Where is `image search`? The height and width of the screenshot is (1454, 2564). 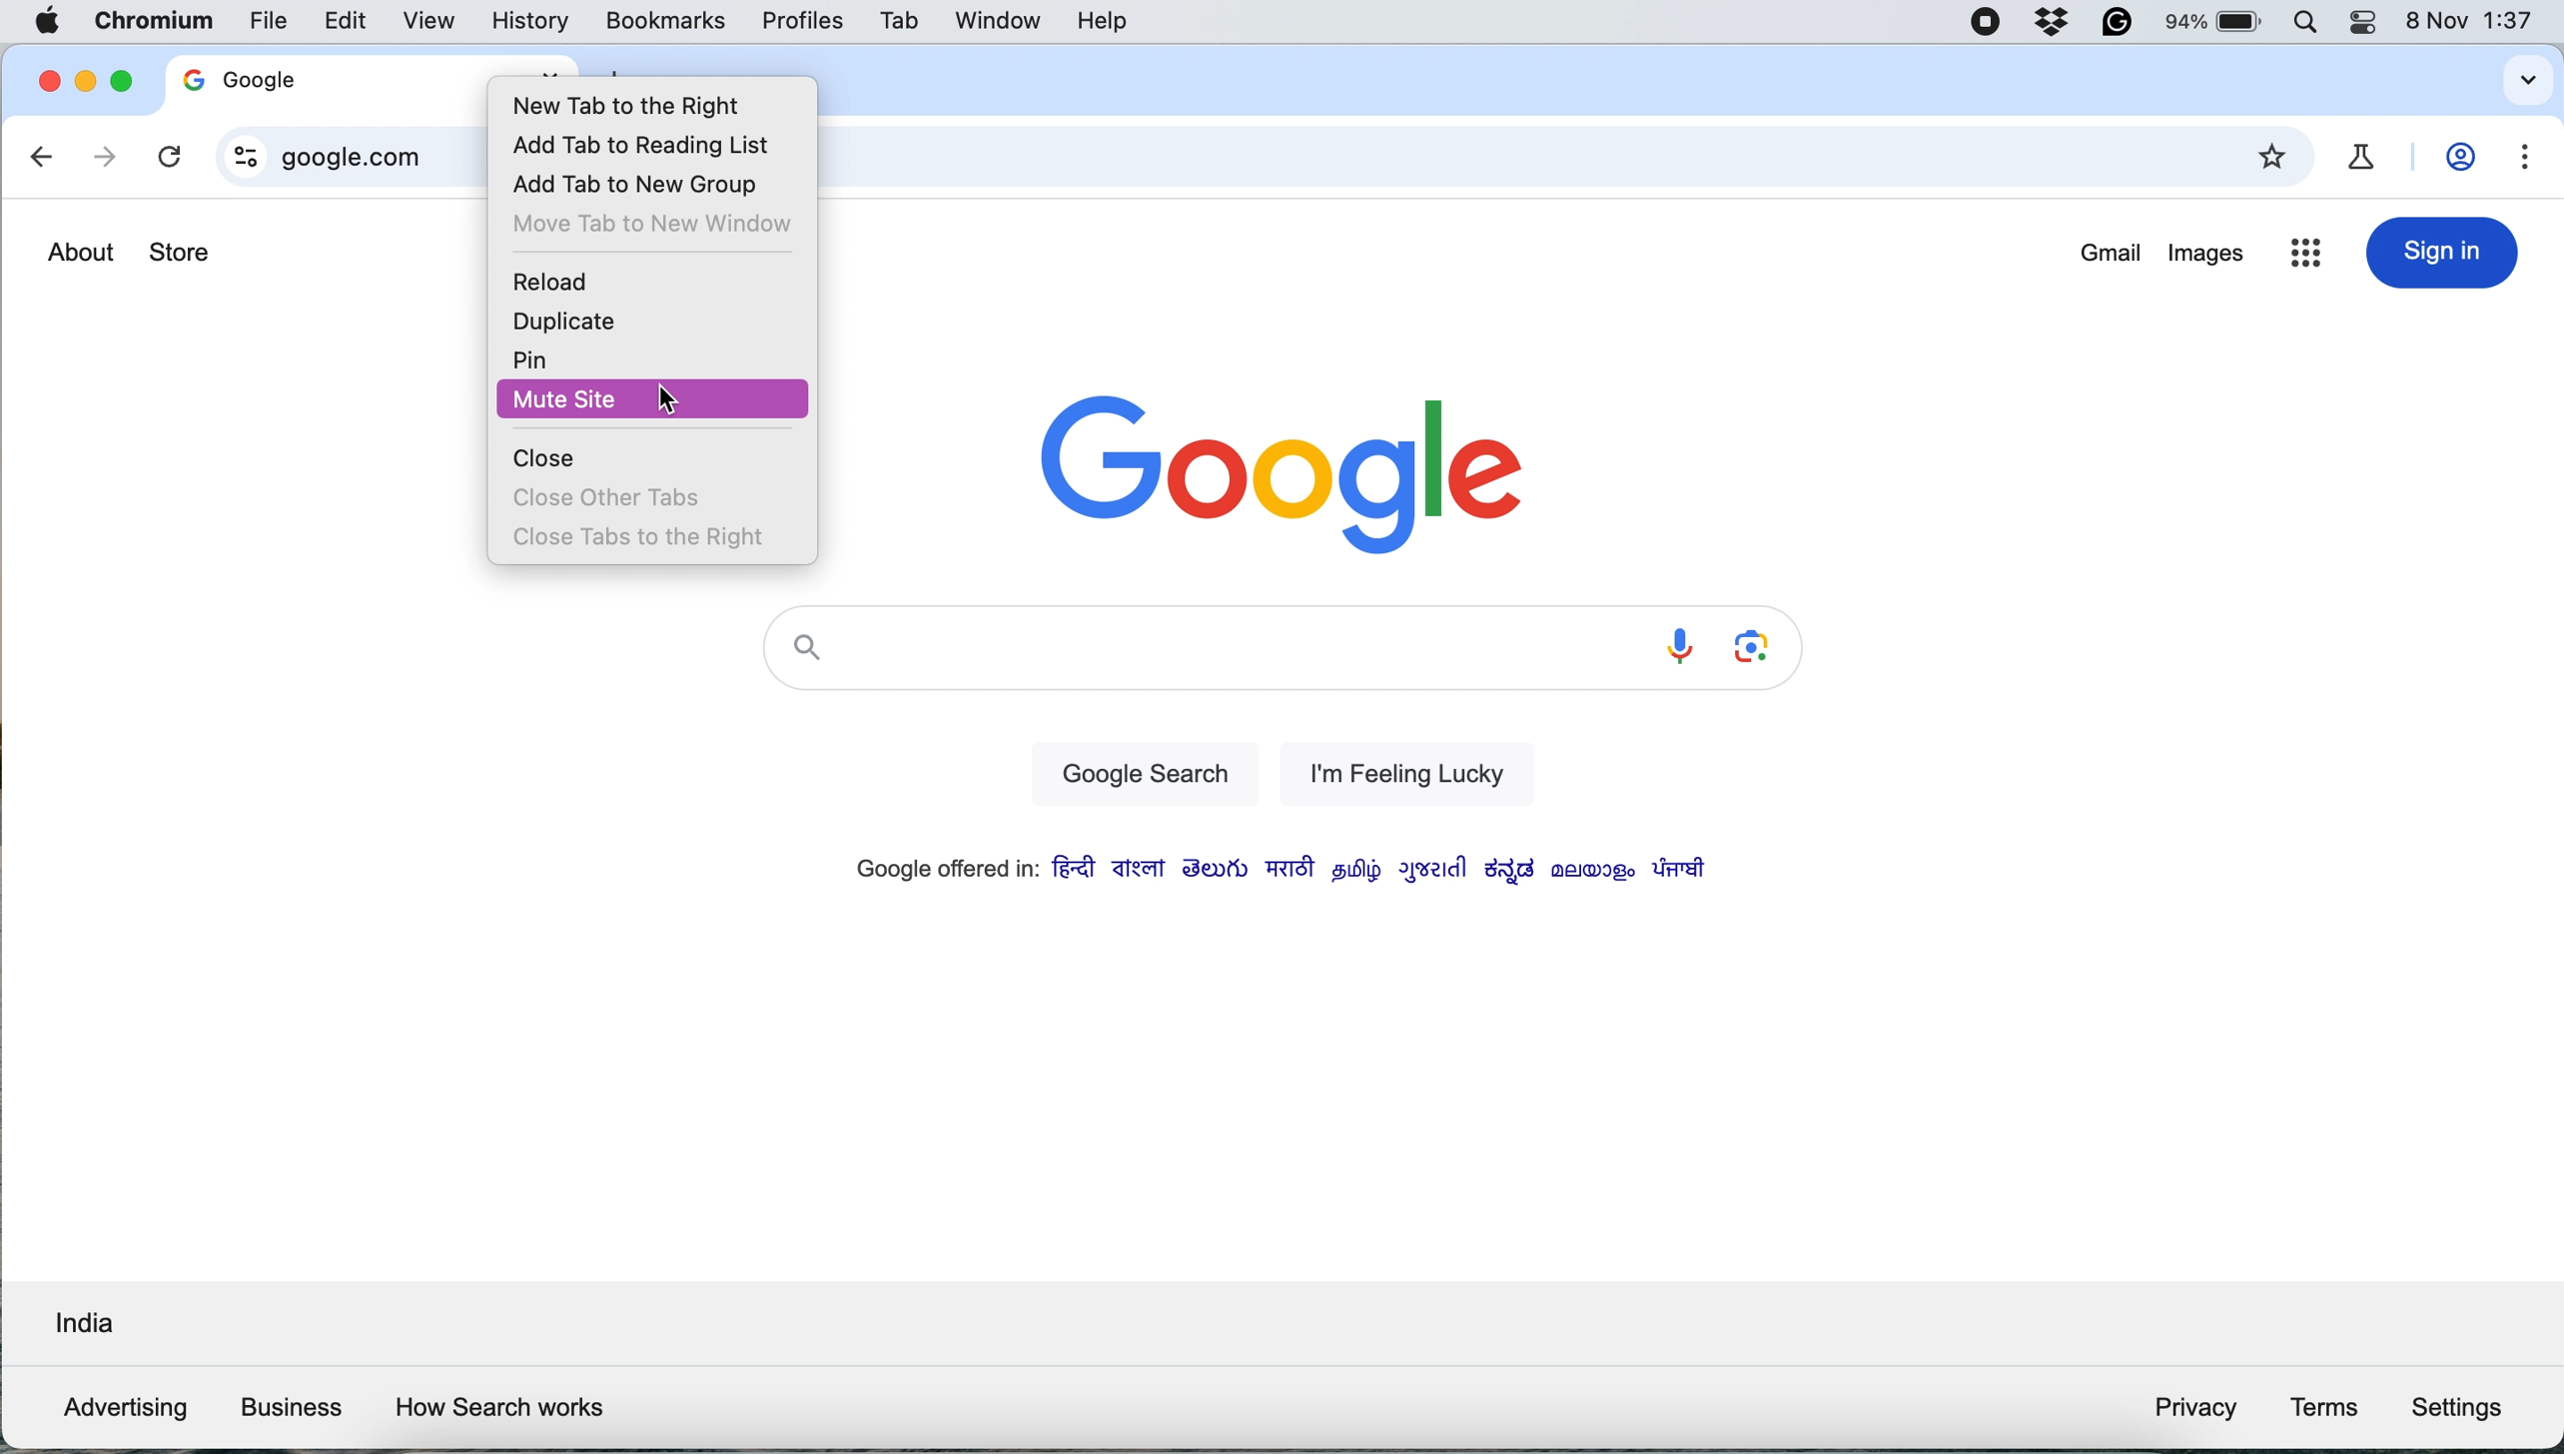
image search is located at coordinates (1757, 648).